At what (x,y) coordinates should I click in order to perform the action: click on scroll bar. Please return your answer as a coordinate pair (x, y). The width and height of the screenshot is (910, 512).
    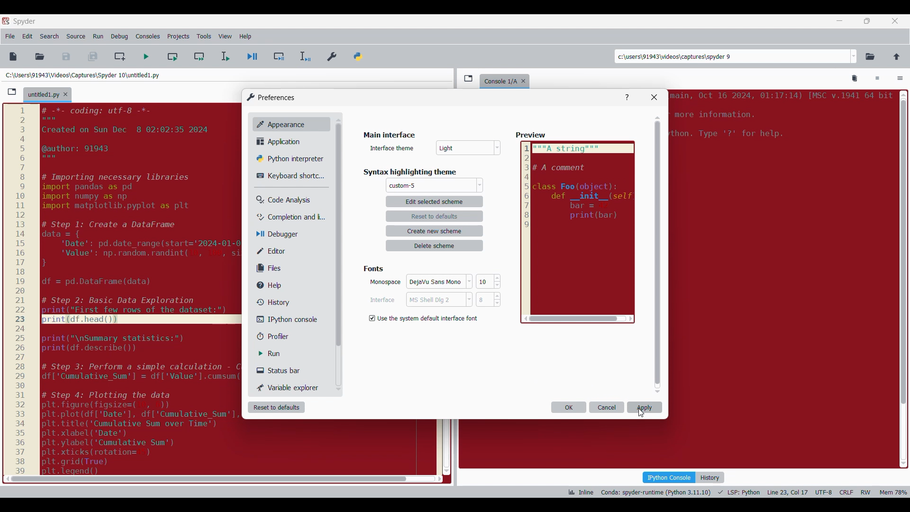
    Looking at the image, I should click on (206, 478).